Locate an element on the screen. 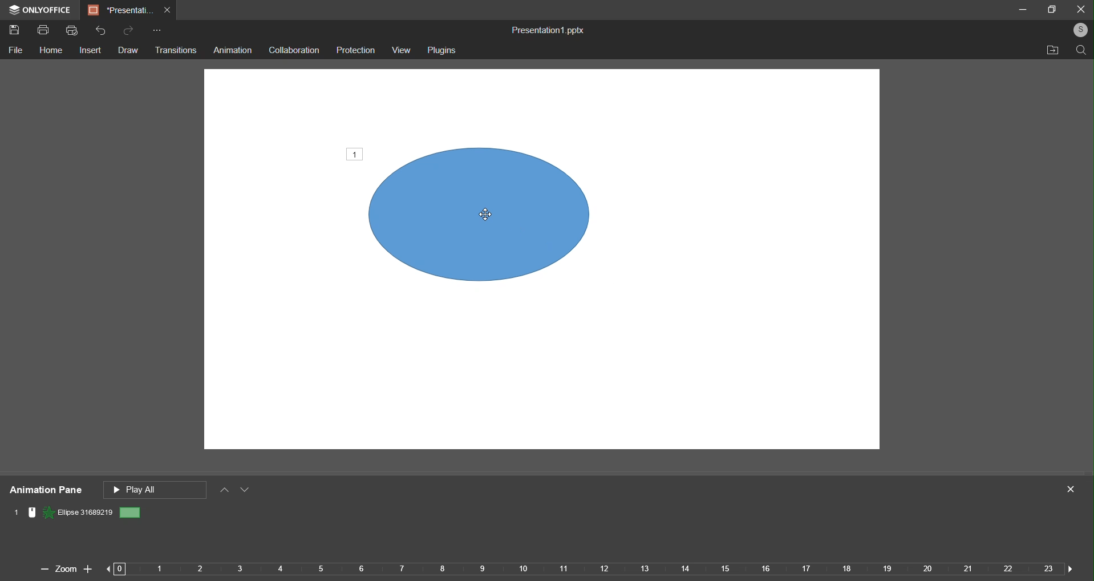  find is located at coordinates (1081, 51).